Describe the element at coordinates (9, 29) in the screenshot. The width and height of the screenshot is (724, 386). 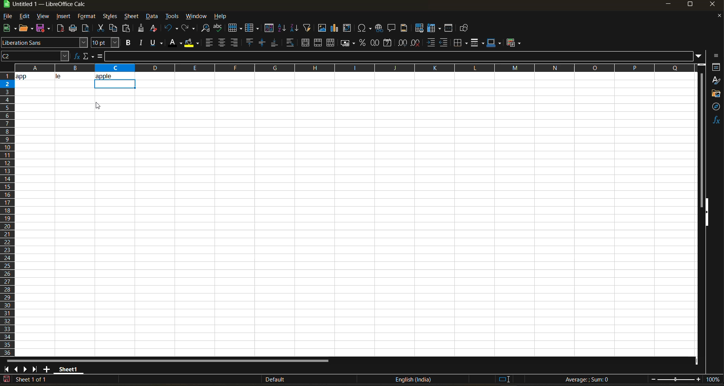
I see `new` at that location.